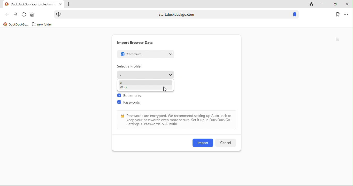 Image resolution: width=353 pixels, height=186 pixels. I want to click on Lock icon, so click(122, 116).